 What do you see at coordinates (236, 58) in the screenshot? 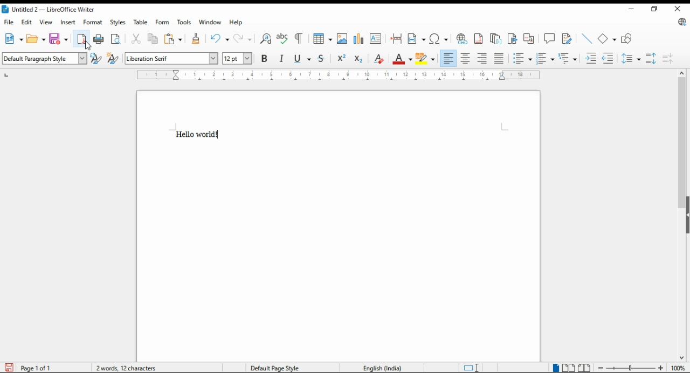
I see `font size` at bounding box center [236, 58].